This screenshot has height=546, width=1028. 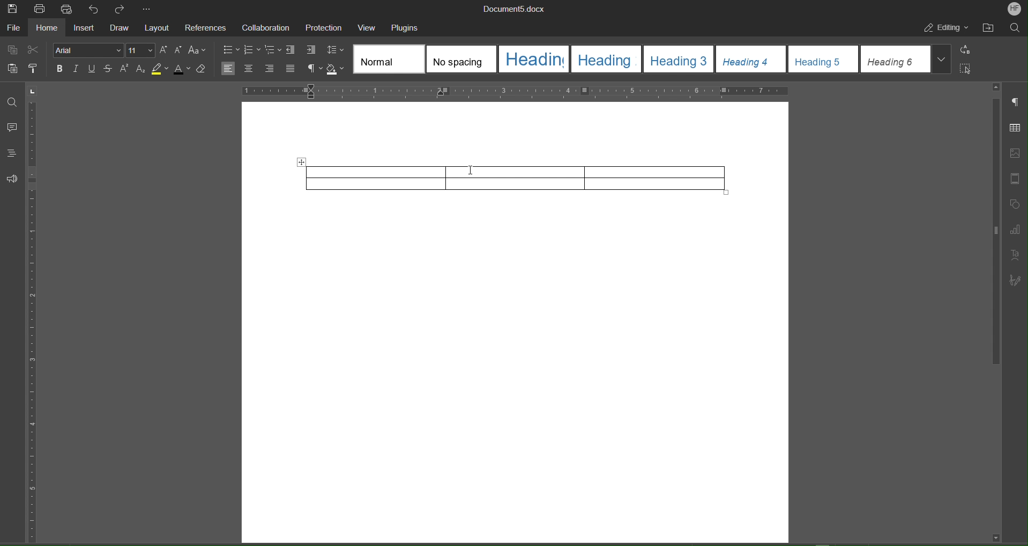 I want to click on Copy, so click(x=11, y=49).